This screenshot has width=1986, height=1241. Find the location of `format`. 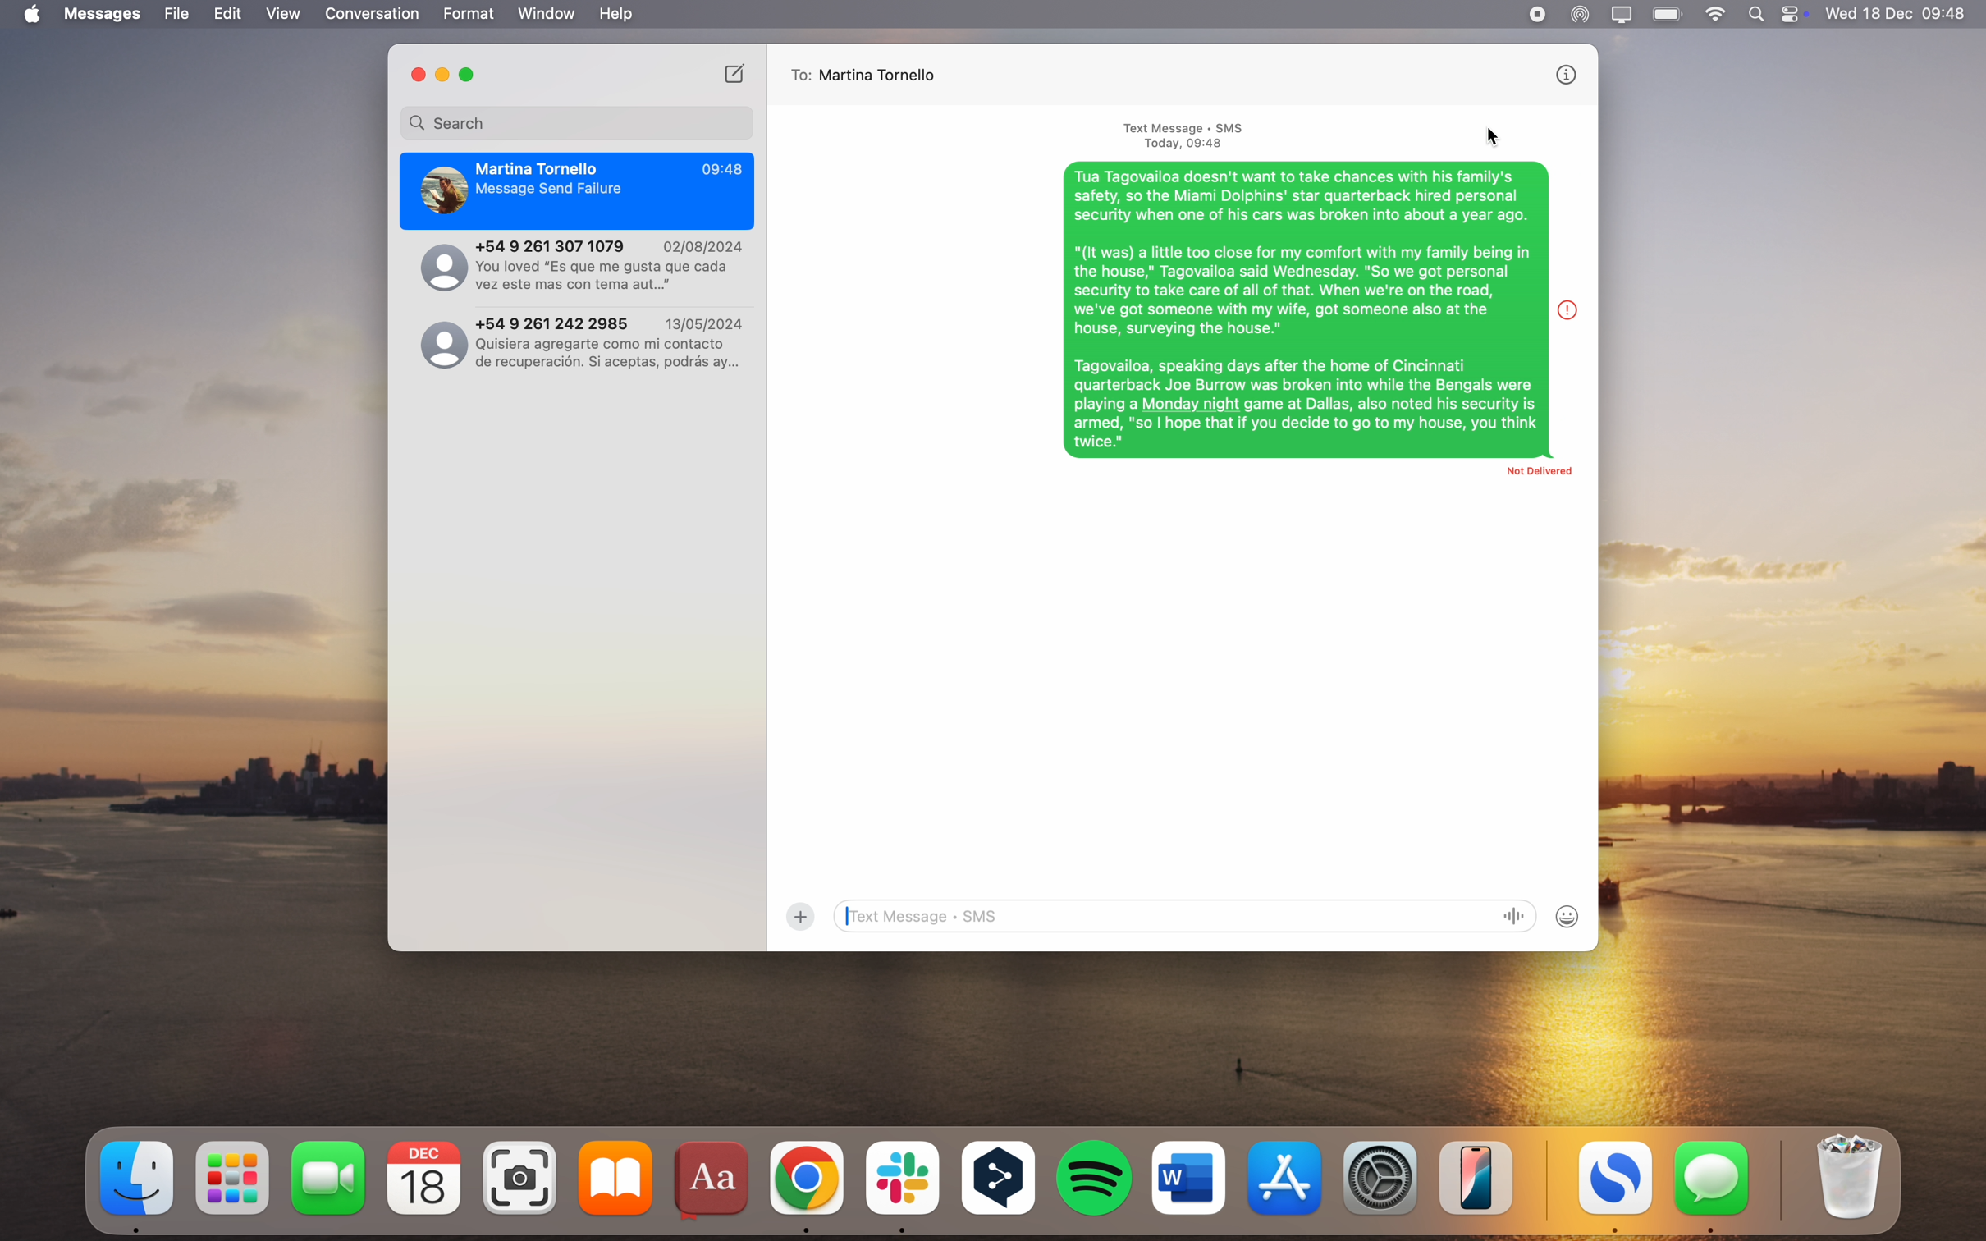

format is located at coordinates (470, 14).